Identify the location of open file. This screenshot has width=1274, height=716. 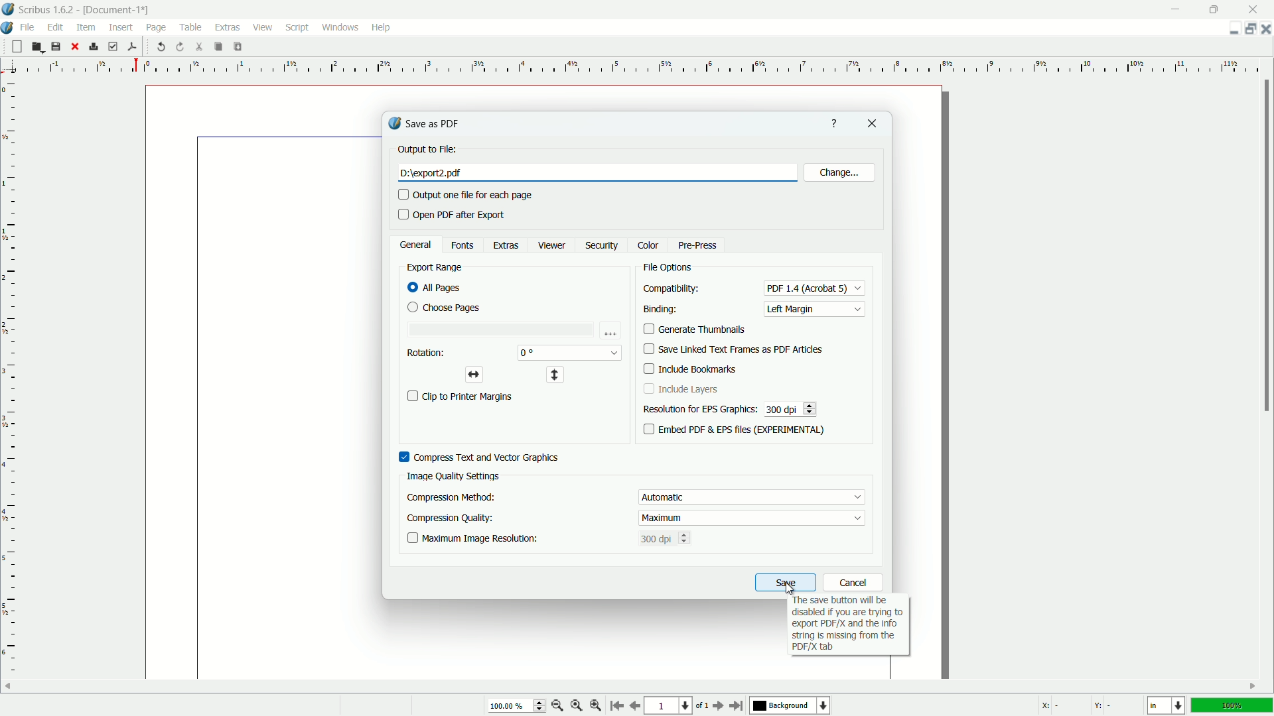
(38, 46).